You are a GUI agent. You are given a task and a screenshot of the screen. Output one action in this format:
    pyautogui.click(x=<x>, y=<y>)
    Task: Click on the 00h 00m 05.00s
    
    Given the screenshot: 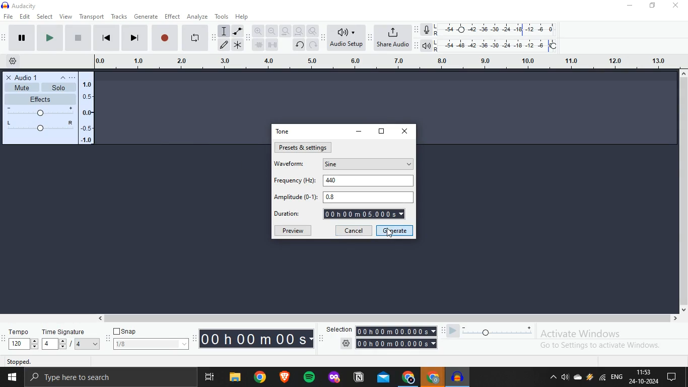 What is the action you would take?
    pyautogui.click(x=364, y=214)
    